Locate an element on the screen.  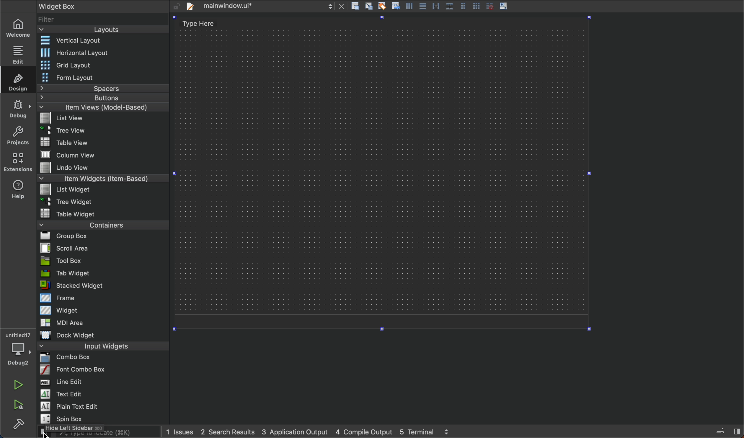
Plain Text Edit is located at coordinates (70, 406).